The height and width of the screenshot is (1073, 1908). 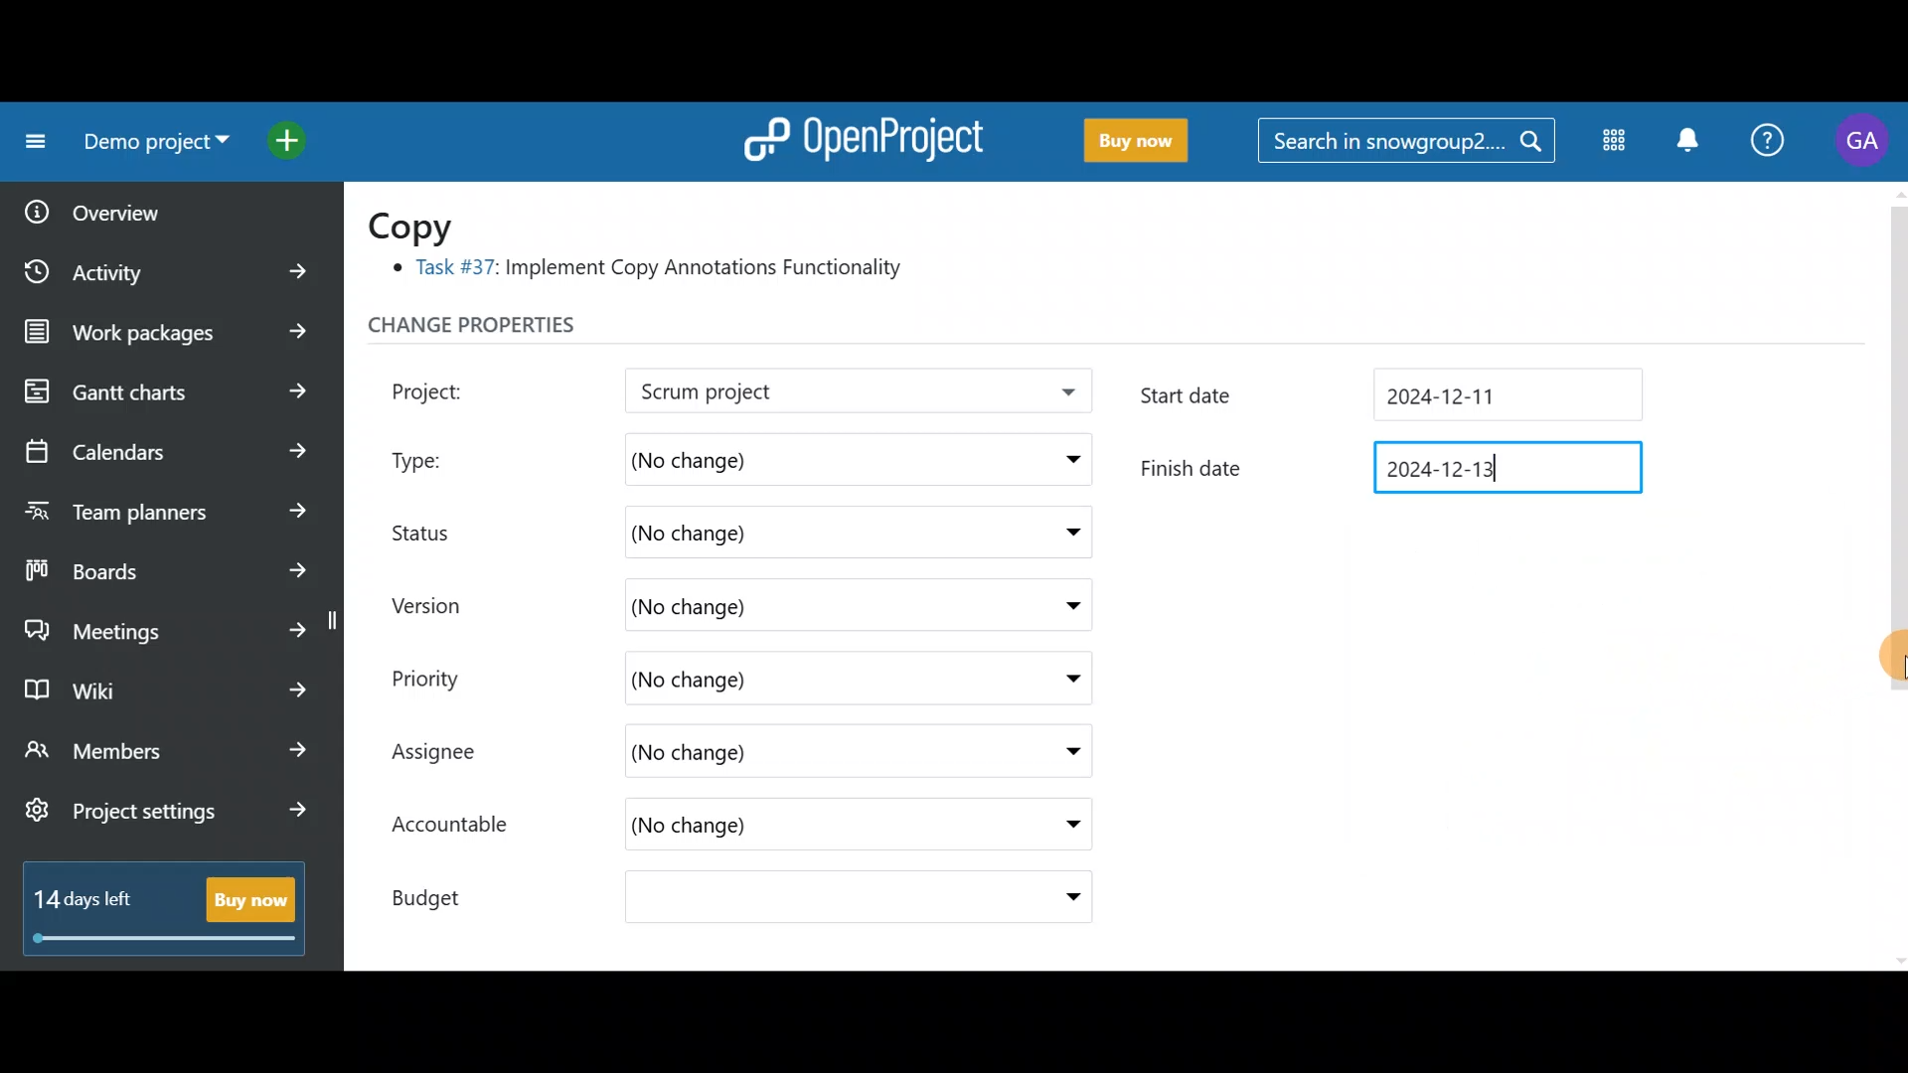 I want to click on (No change), so click(x=786, y=456).